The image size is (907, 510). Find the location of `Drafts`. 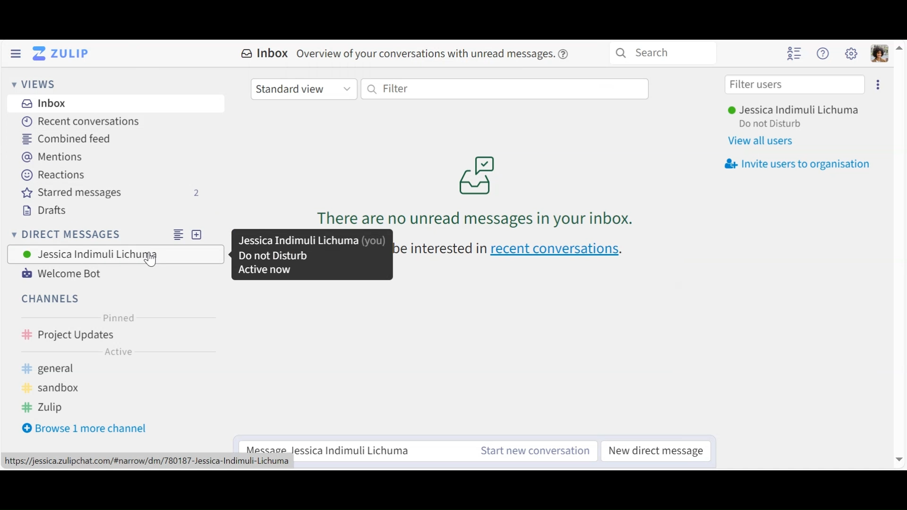

Drafts is located at coordinates (51, 212).